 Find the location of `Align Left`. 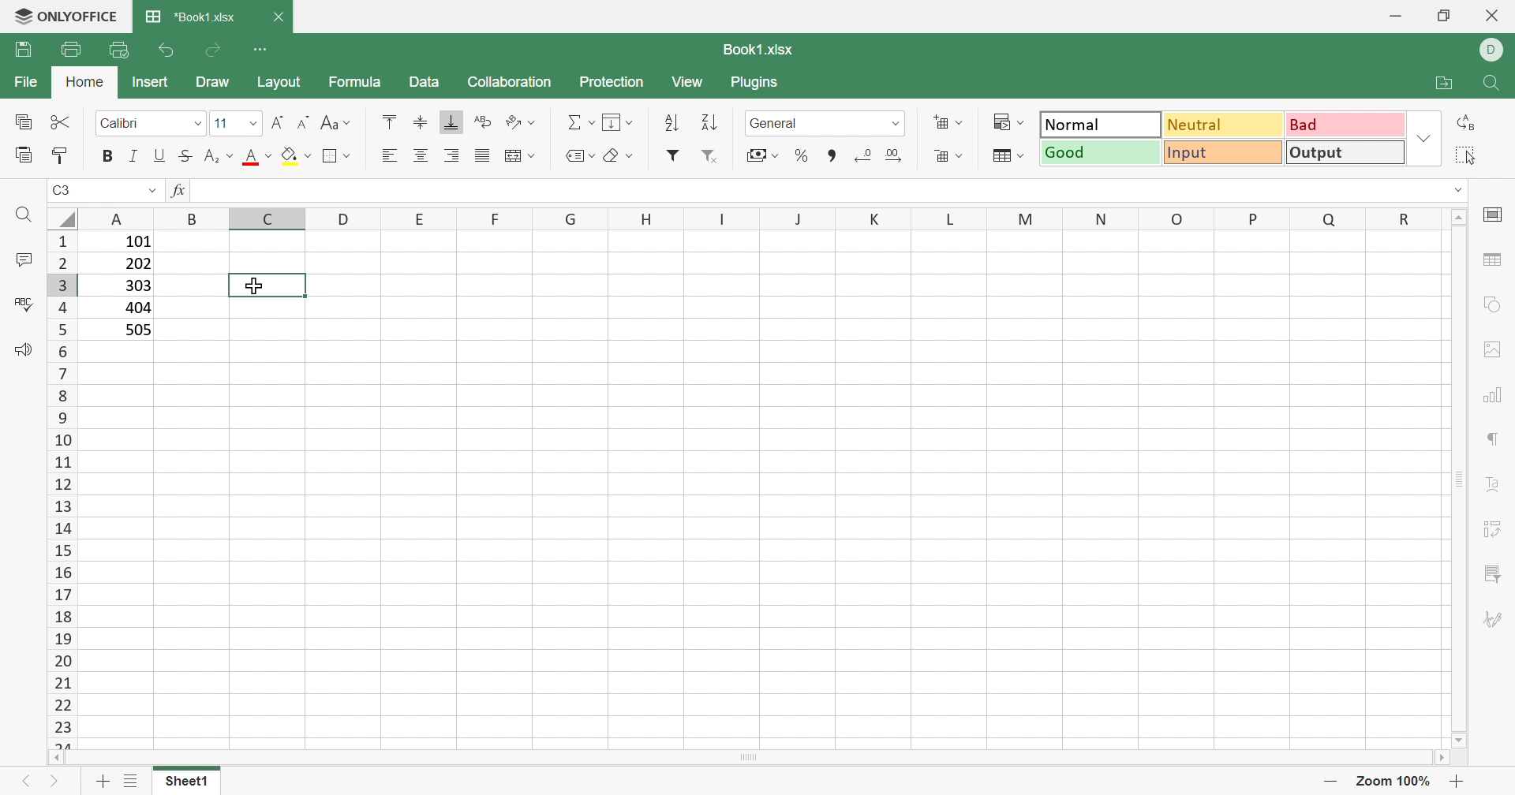

Align Left is located at coordinates (389, 156).